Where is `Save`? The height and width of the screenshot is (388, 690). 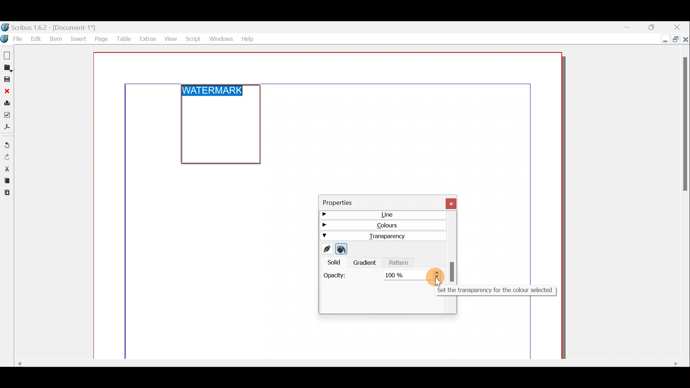 Save is located at coordinates (6, 80).